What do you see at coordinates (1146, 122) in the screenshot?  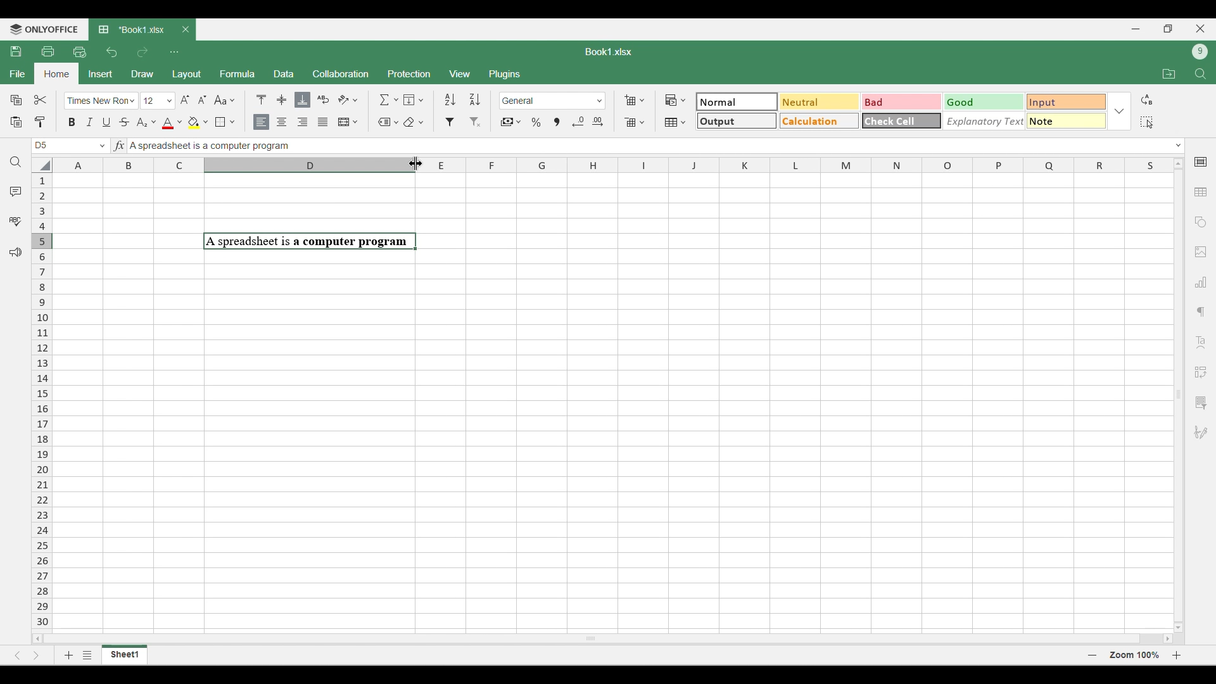 I see `Select all` at bounding box center [1146, 122].